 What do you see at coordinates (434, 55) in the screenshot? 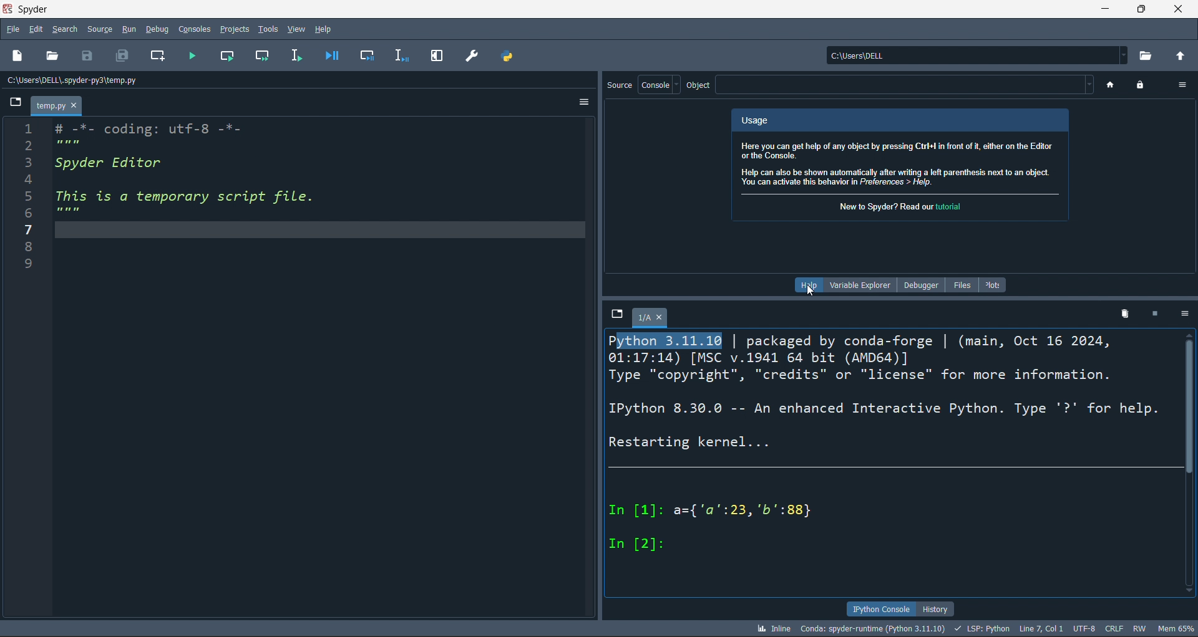
I see `expand pane` at bounding box center [434, 55].